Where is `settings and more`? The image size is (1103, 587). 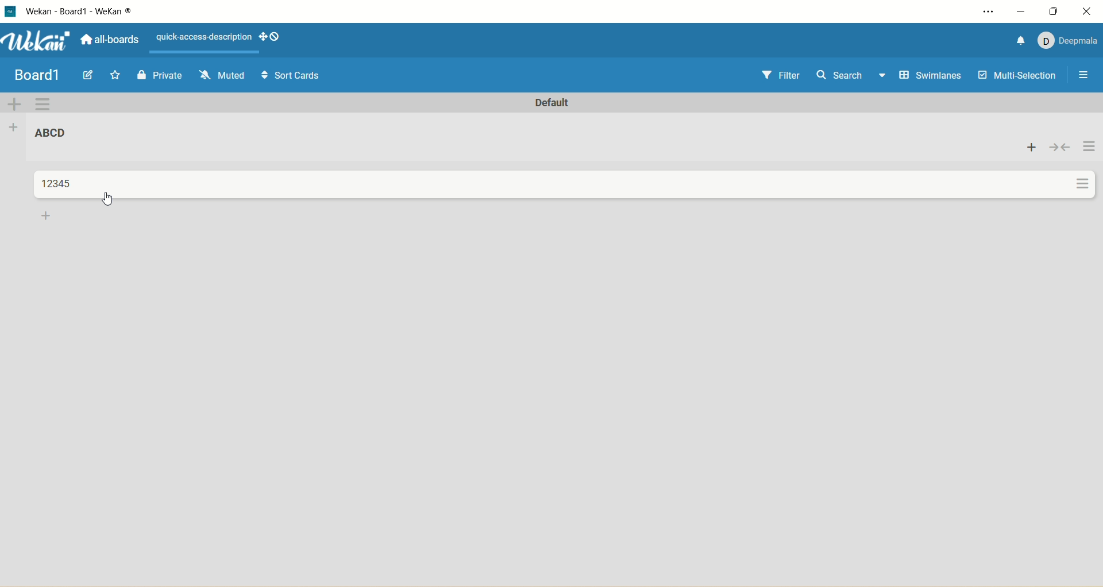
settings and more is located at coordinates (992, 12).